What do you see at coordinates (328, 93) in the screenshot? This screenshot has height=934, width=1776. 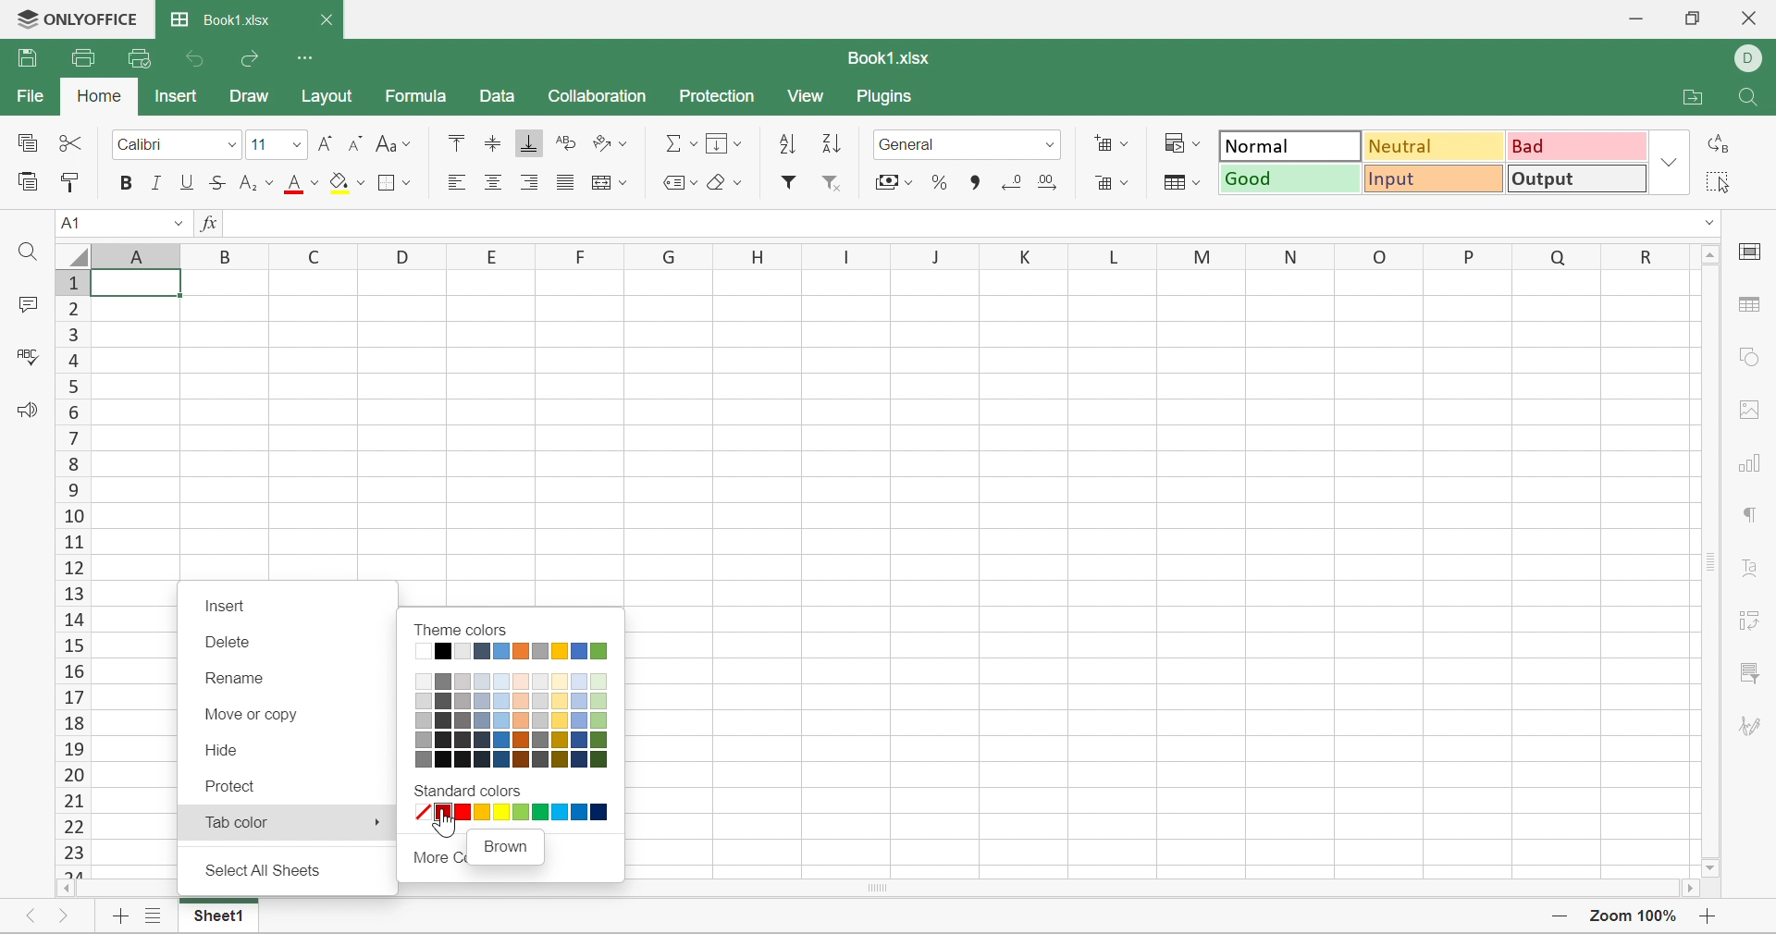 I see `Layout` at bounding box center [328, 93].